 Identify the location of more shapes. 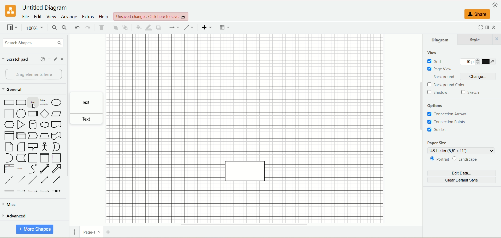
(35, 229).